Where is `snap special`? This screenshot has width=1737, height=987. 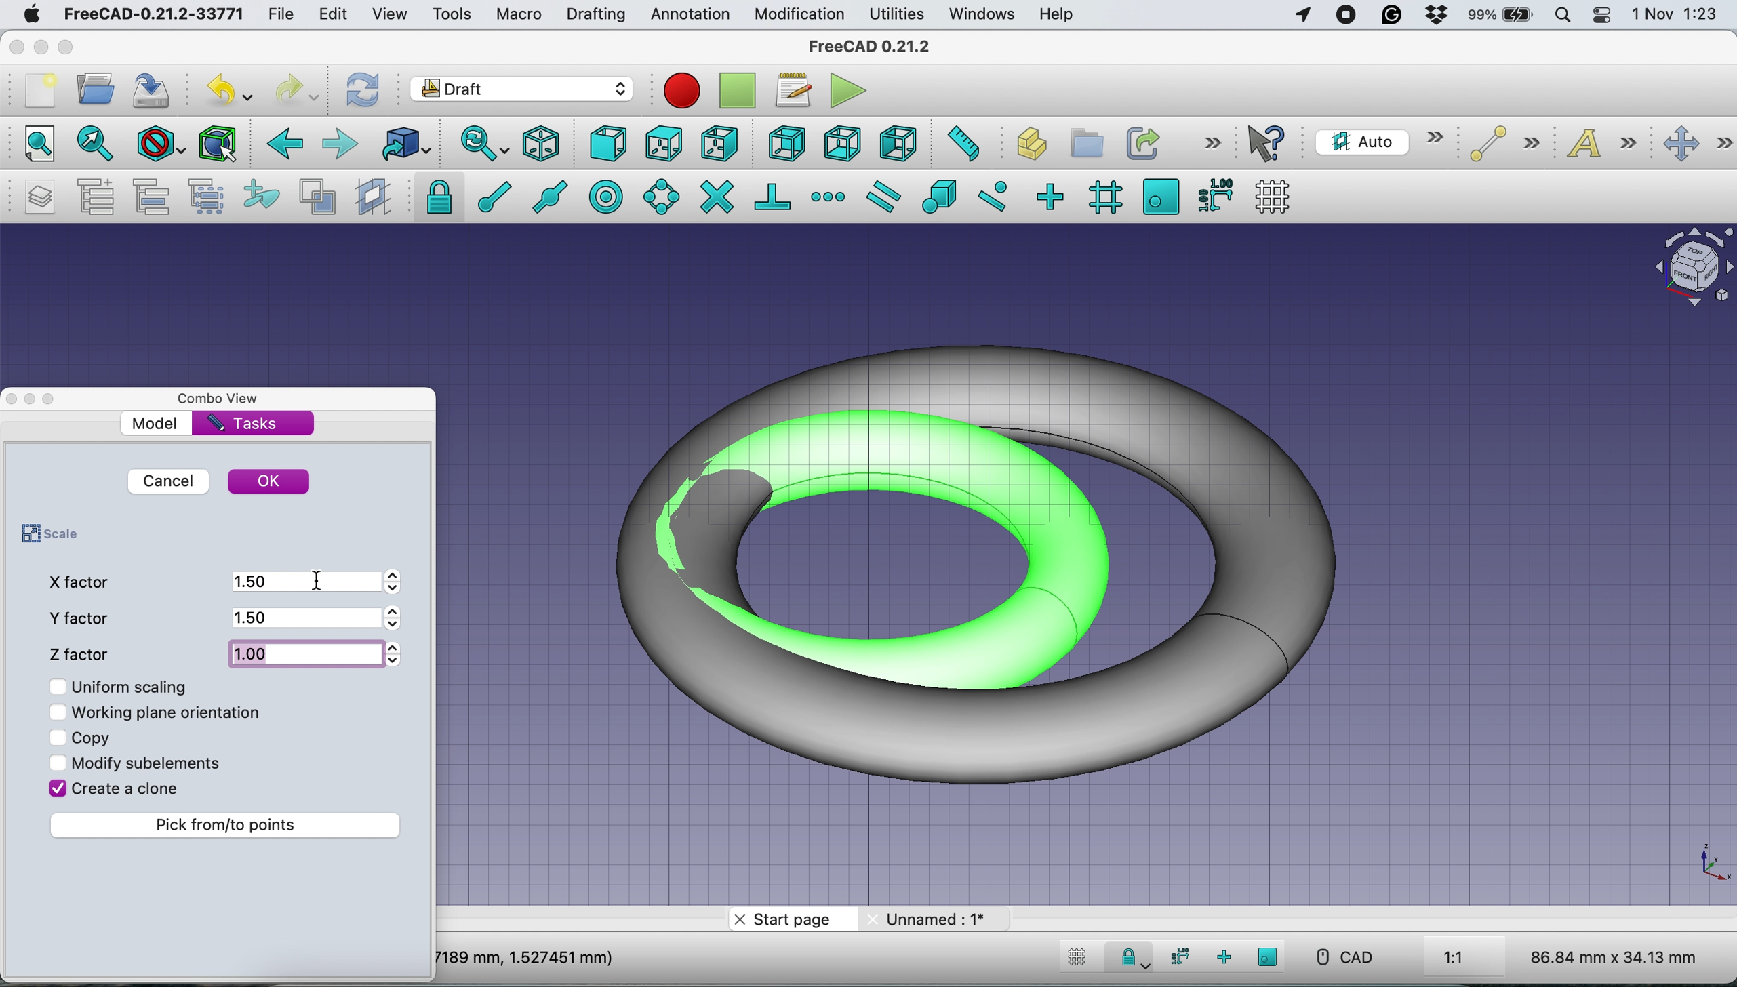
snap special is located at coordinates (940, 197).